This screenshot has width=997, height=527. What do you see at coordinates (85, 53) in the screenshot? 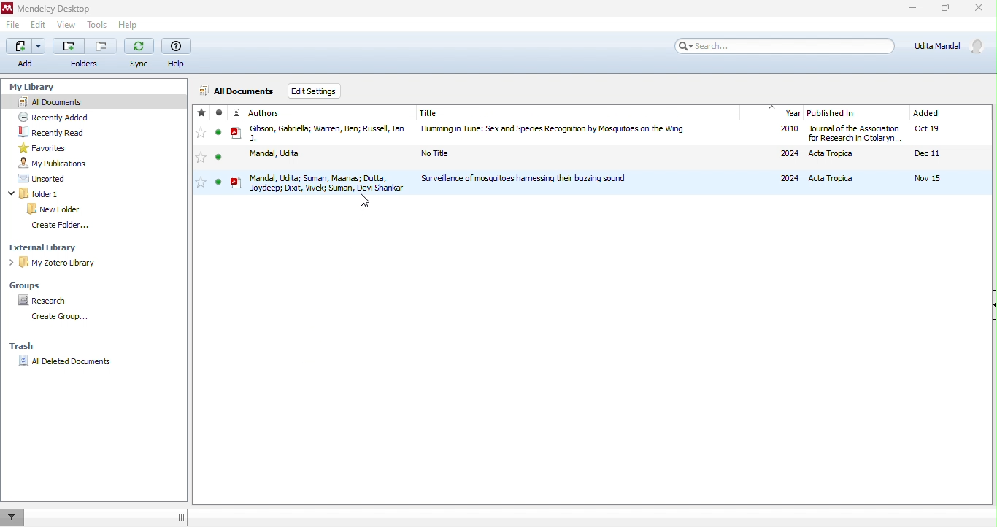
I see `folders` at bounding box center [85, 53].